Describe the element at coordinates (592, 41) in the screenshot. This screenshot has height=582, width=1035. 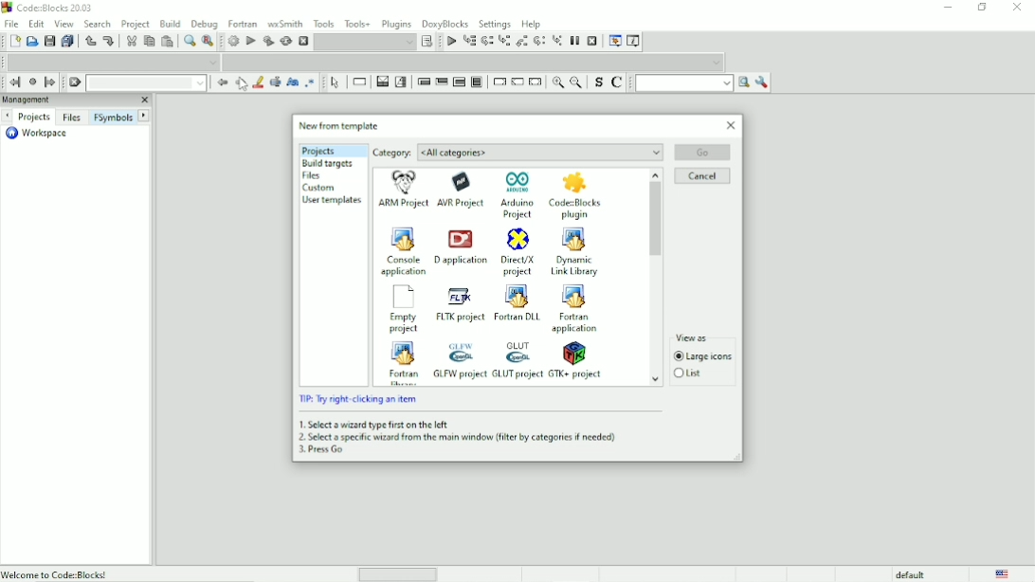
I see `Stop debugger` at that location.